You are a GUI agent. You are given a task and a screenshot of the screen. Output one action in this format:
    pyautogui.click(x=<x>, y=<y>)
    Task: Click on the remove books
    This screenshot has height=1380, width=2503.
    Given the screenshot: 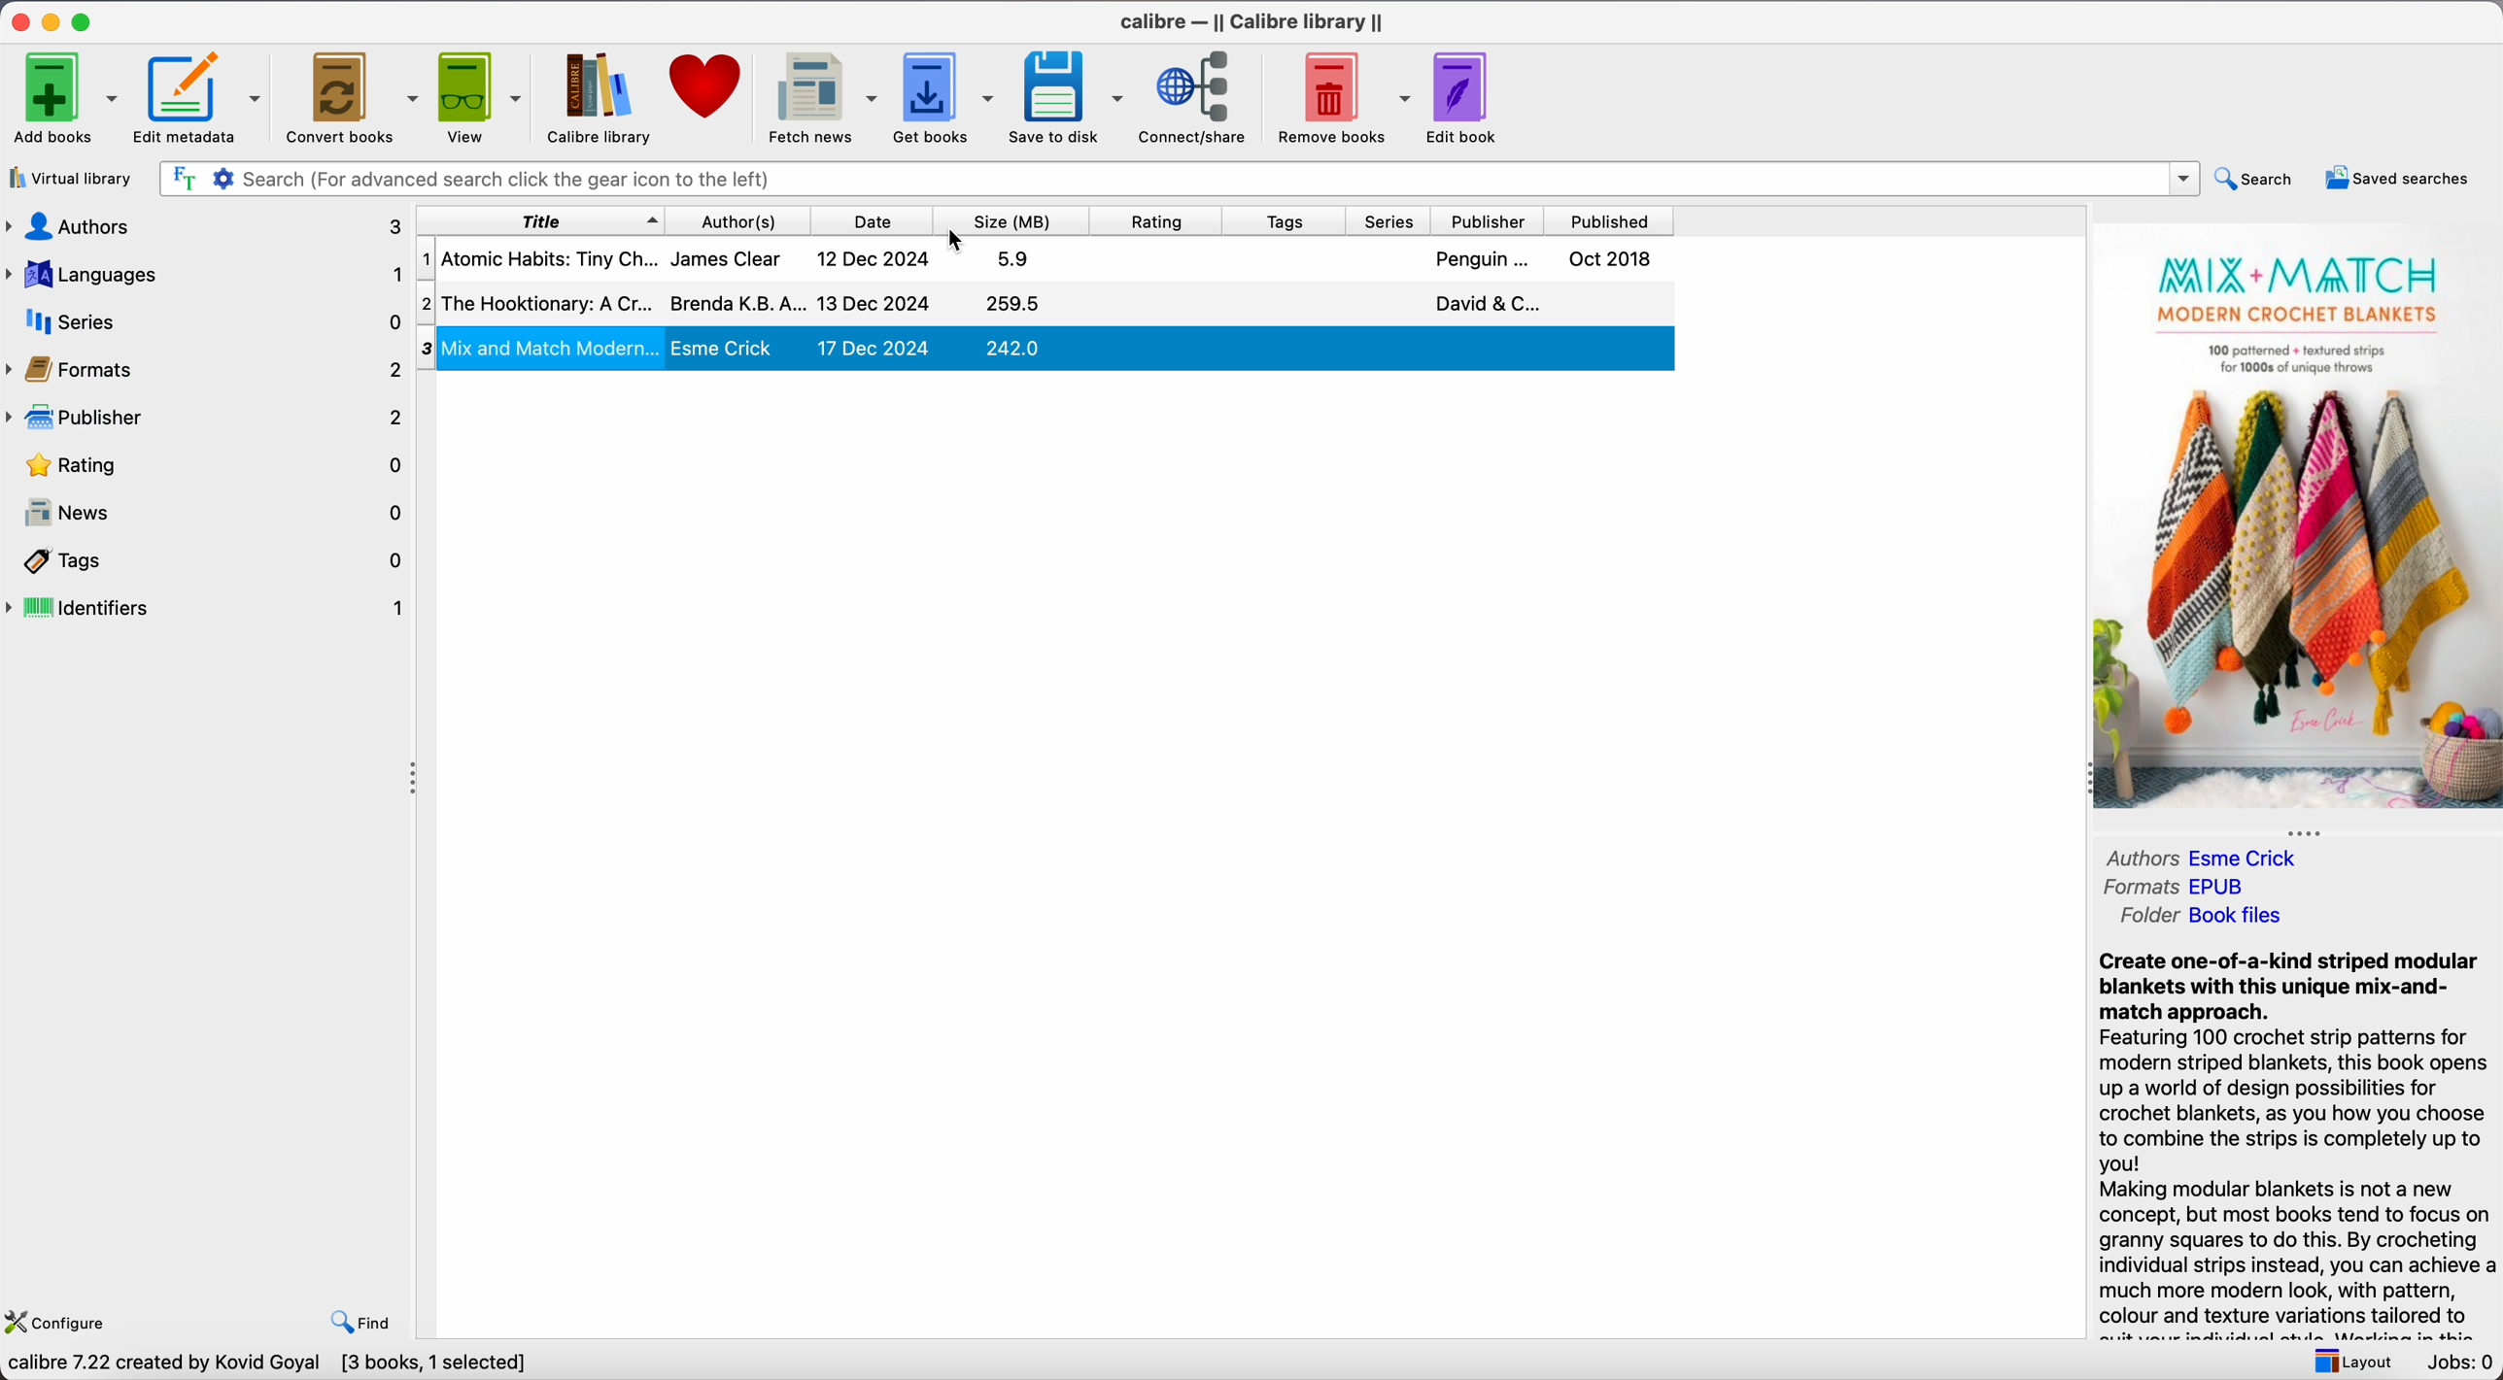 What is the action you would take?
    pyautogui.click(x=1342, y=101)
    